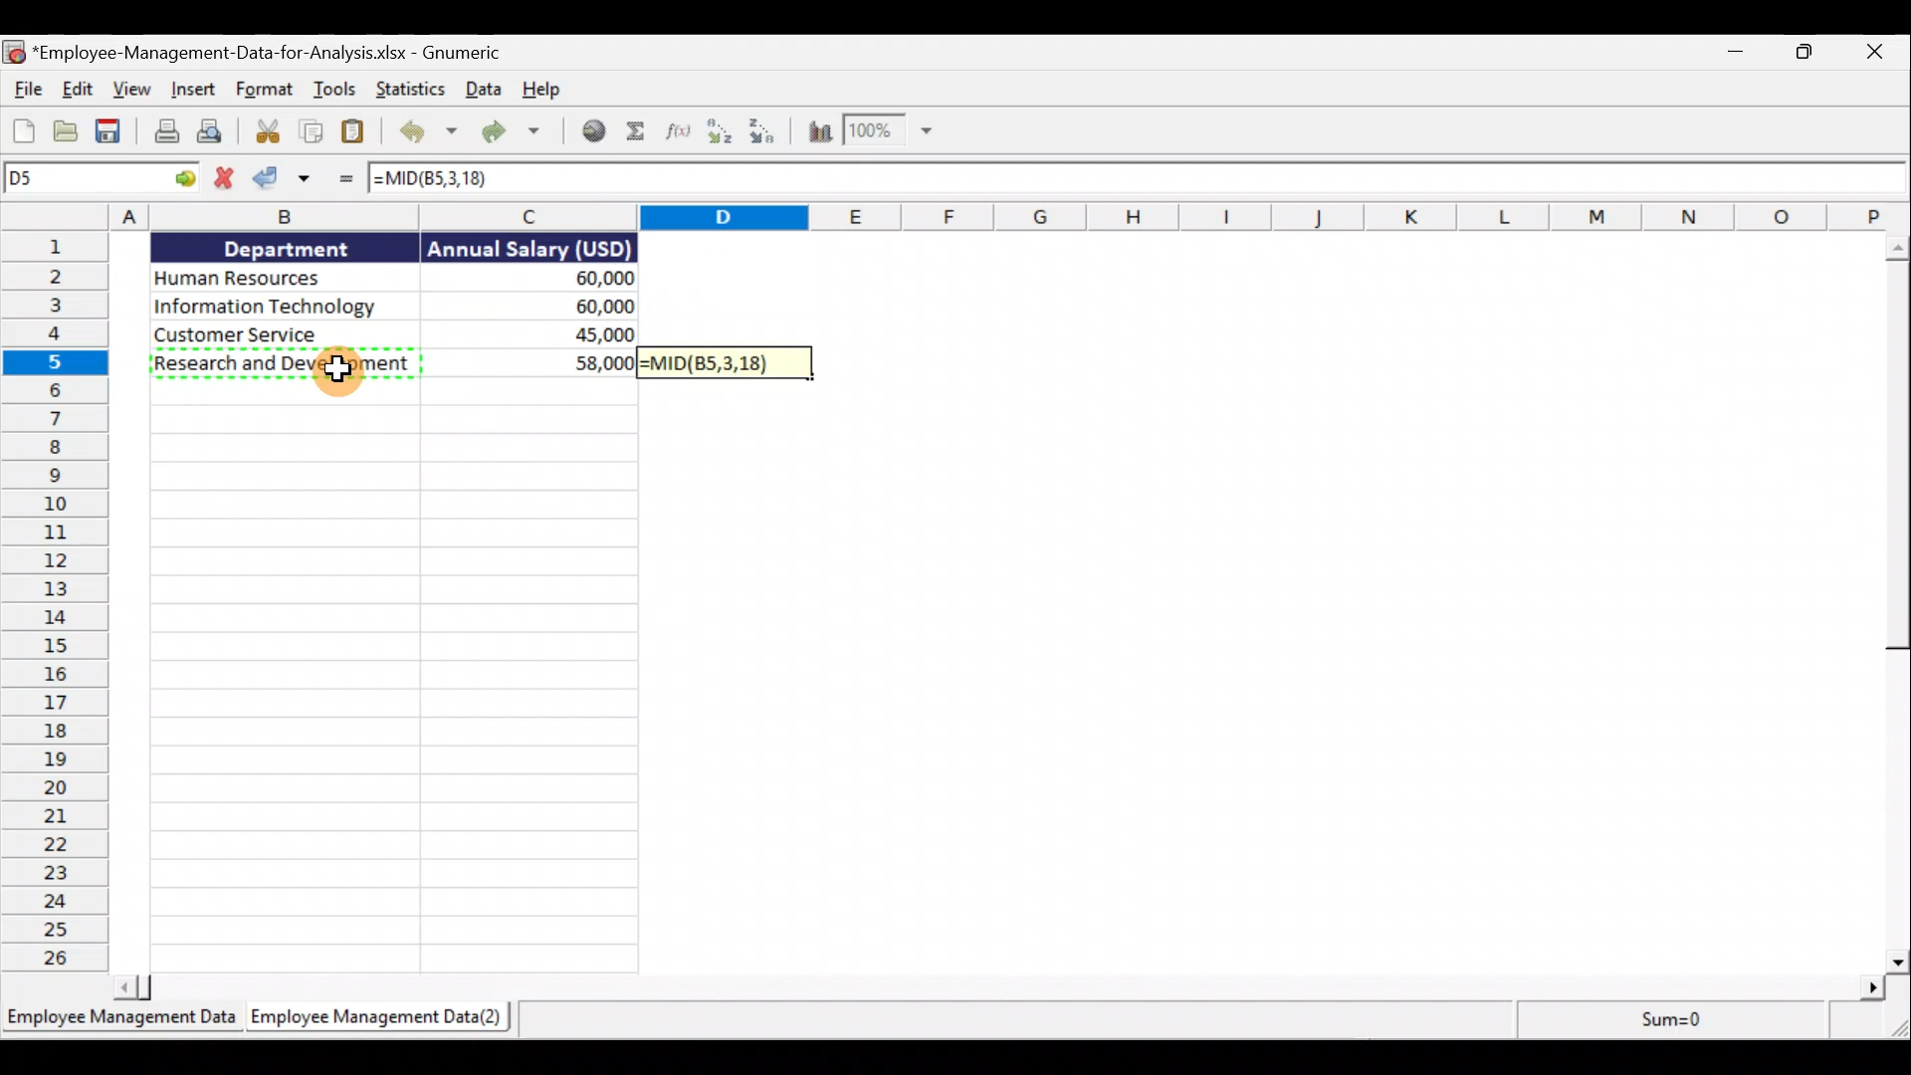 The width and height of the screenshot is (1911, 1075). I want to click on Data, so click(401, 305).